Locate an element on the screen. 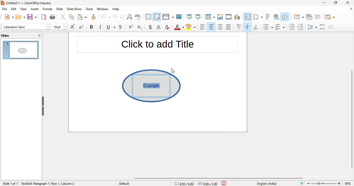 This screenshot has height=186, width=354. toggle shadow is located at coordinates (150, 27).